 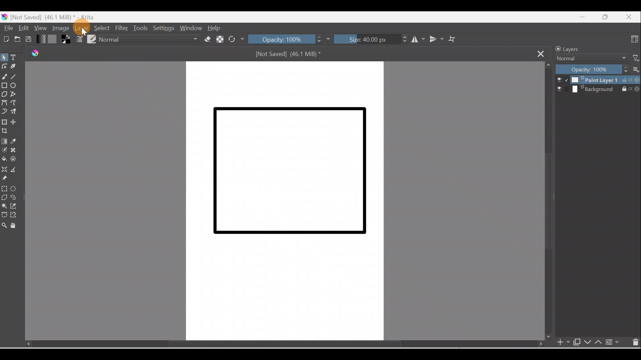 I want to click on [Not Saved] (46.1 MiB), so click(x=290, y=56).